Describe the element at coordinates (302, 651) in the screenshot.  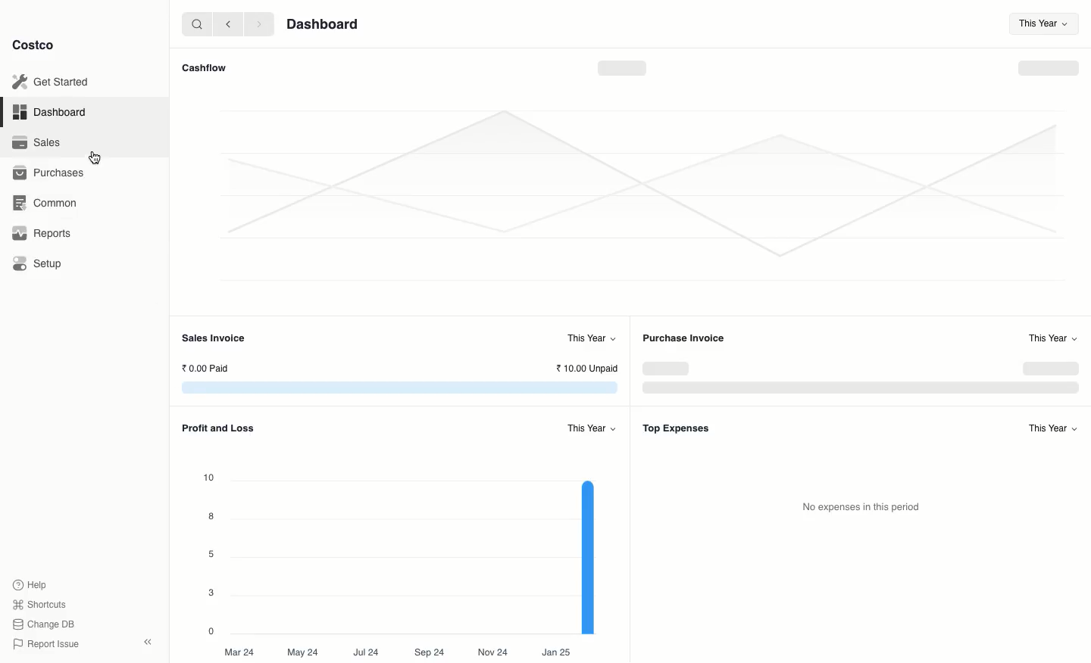
I see `May 24` at that location.